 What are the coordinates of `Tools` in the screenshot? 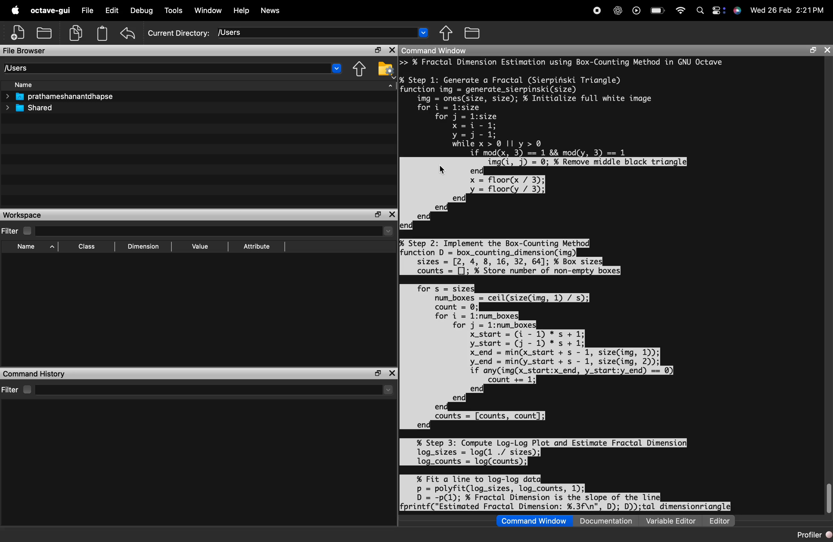 It's located at (174, 11).